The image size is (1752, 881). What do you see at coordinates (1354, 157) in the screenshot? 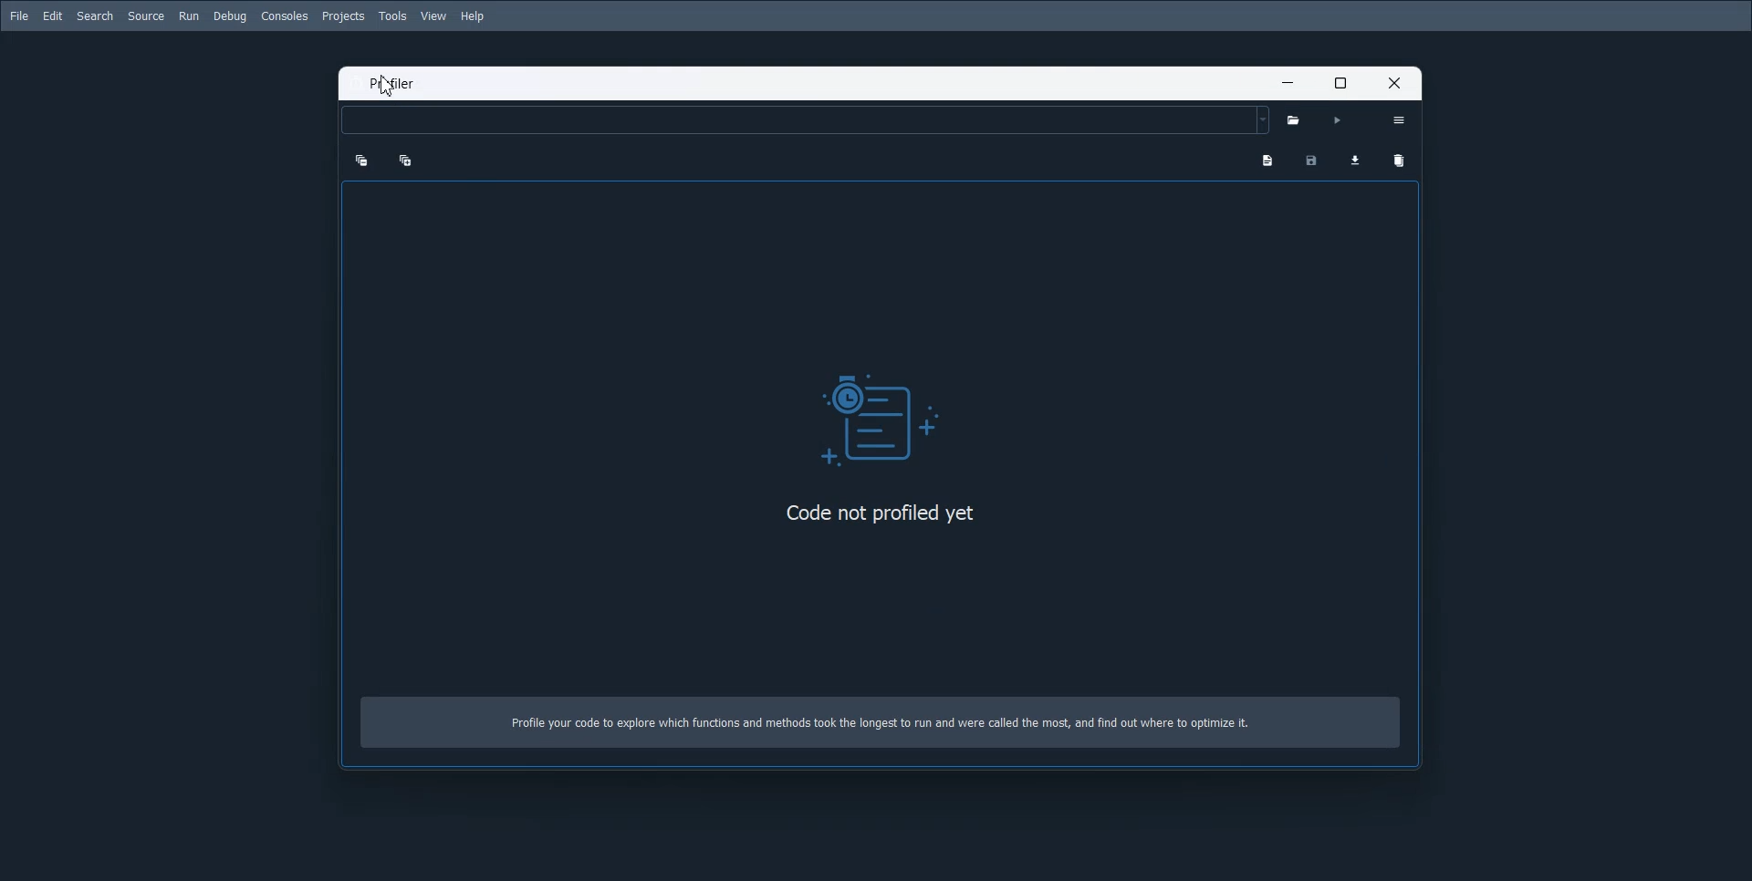
I see `Load profiling data for Comparison` at bounding box center [1354, 157].